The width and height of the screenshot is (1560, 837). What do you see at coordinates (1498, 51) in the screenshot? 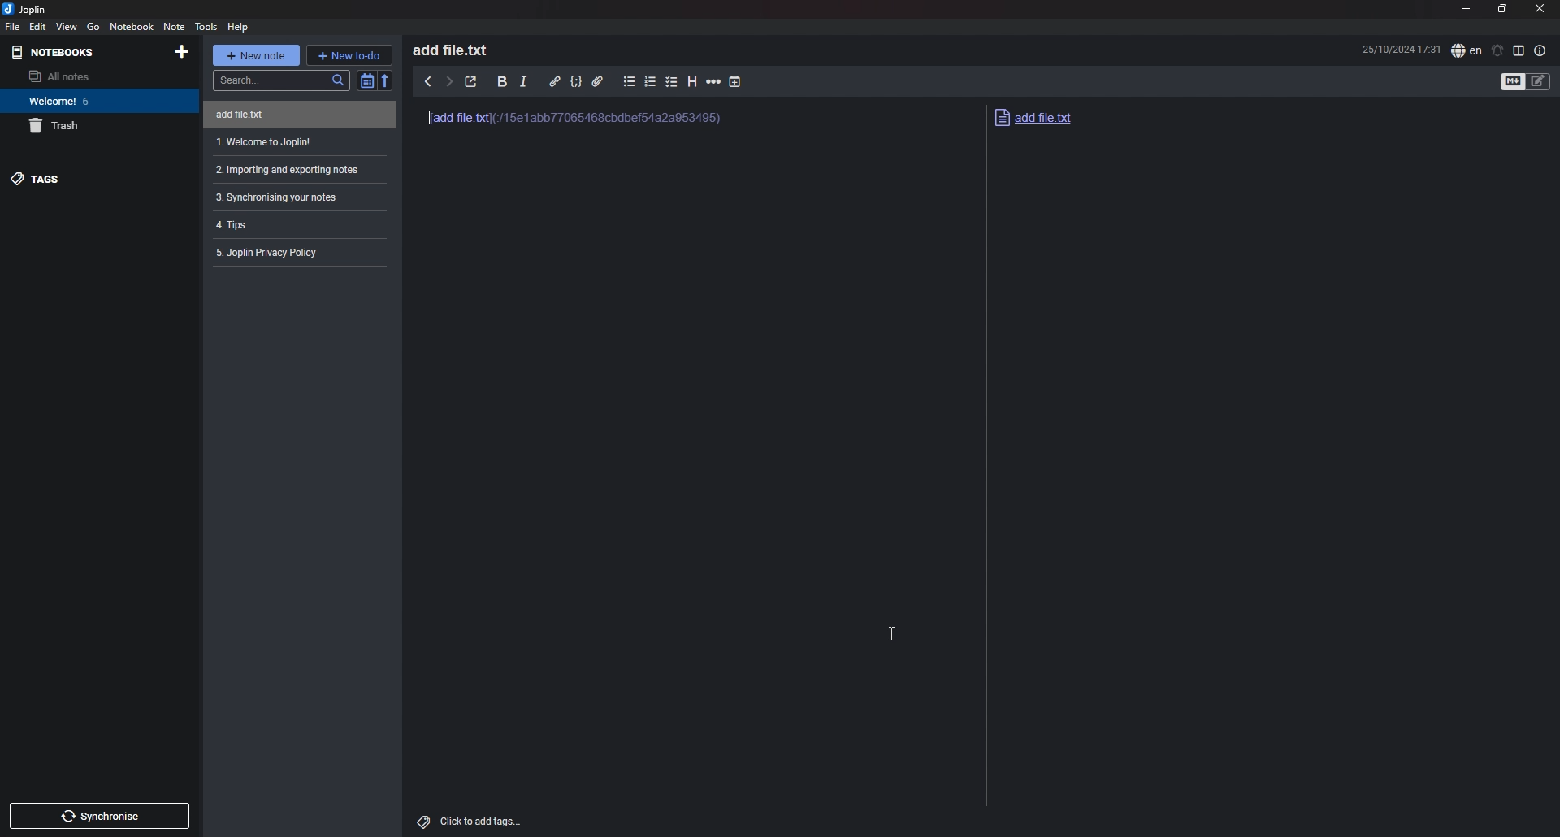
I see `set alarm` at bounding box center [1498, 51].